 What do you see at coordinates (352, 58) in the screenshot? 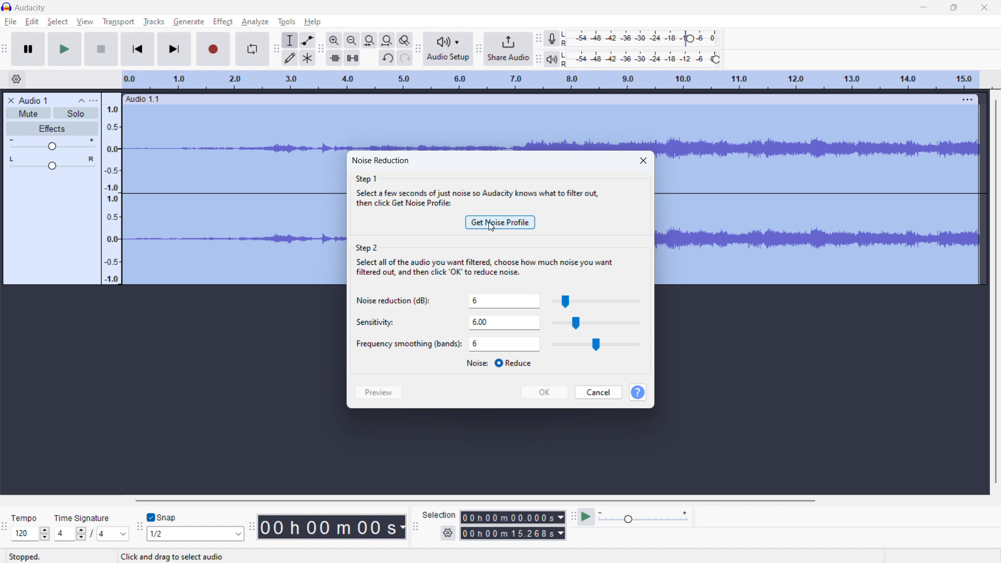
I see `silence selection` at bounding box center [352, 58].